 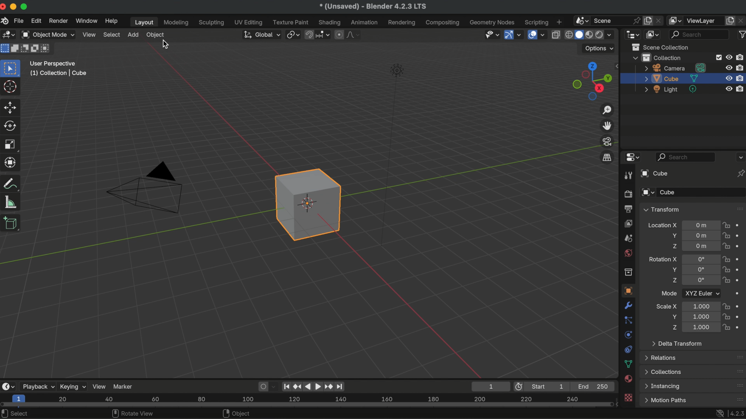 What do you see at coordinates (727, 226) in the screenshot?
I see `lock location` at bounding box center [727, 226].